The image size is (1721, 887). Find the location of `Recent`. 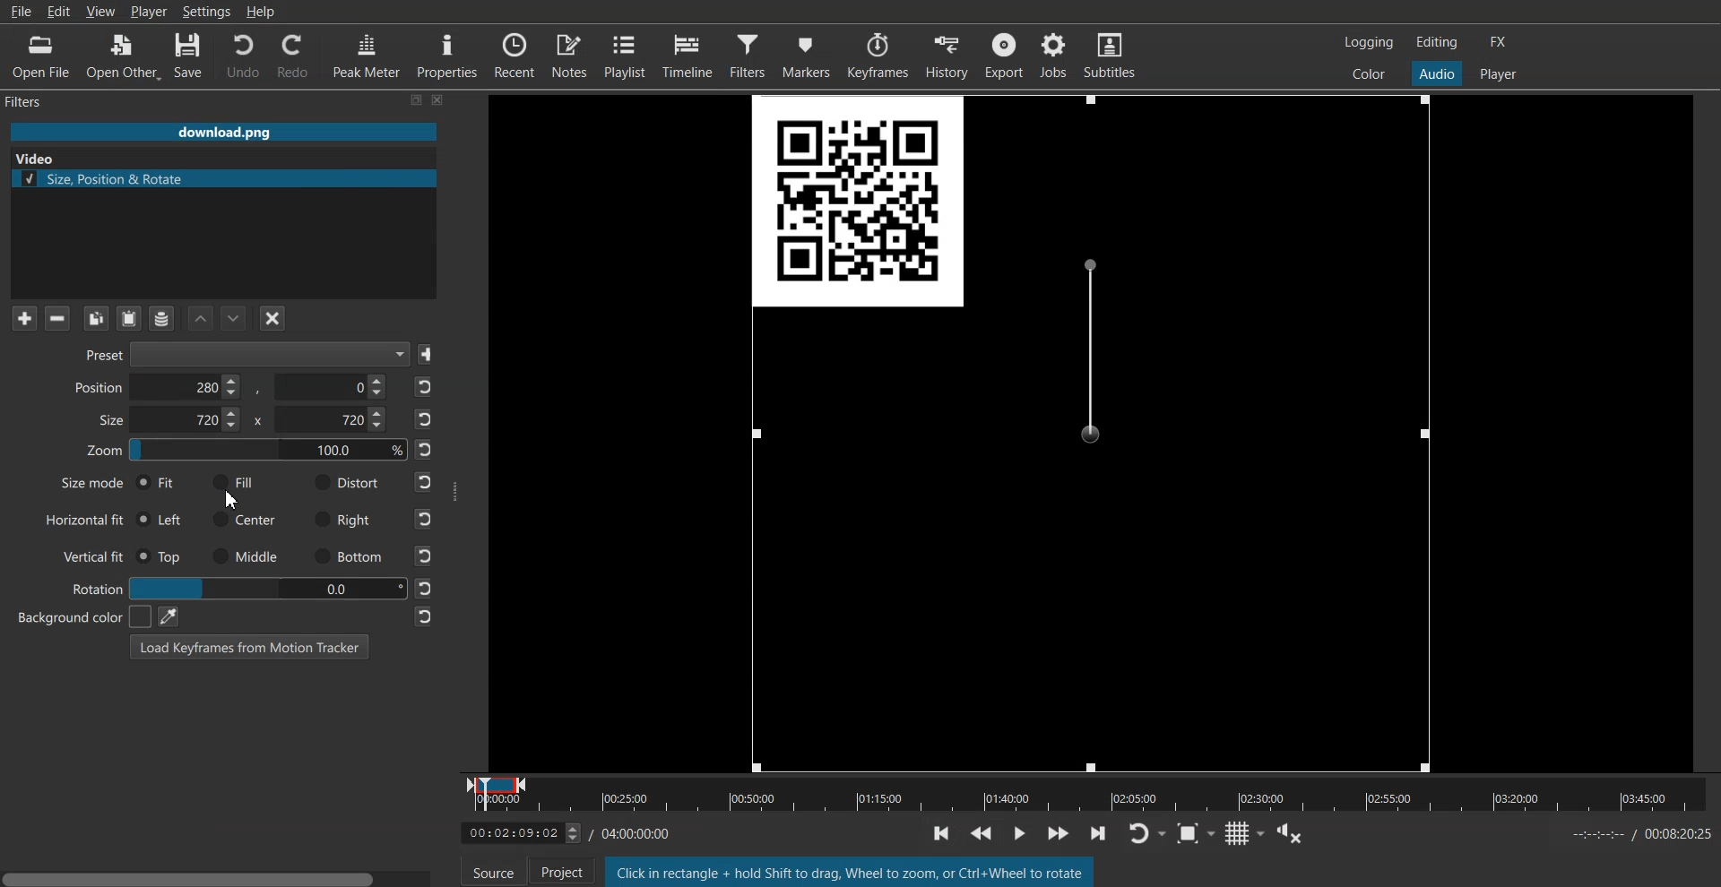

Recent is located at coordinates (515, 55).